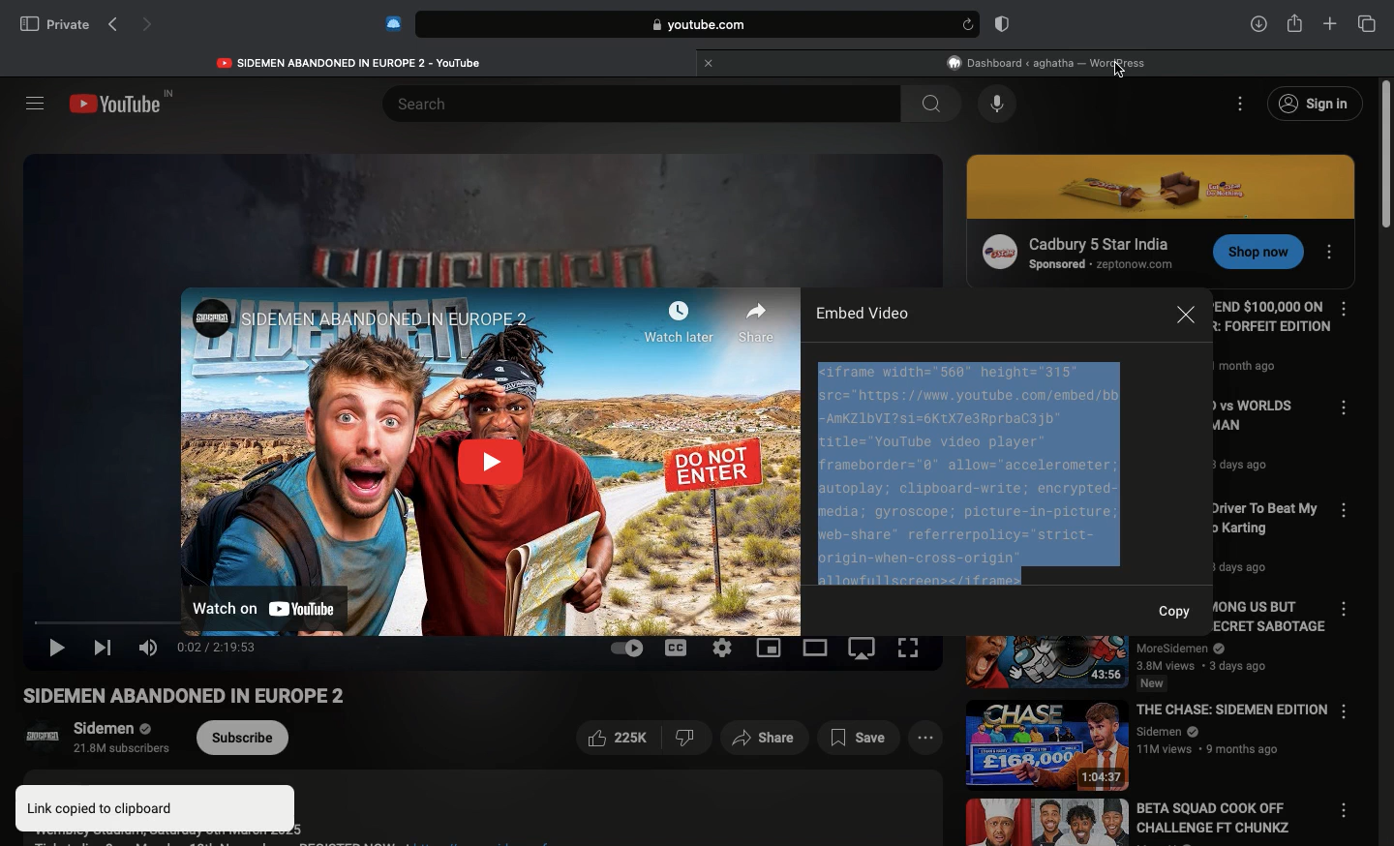 The height and width of the screenshot is (846, 1394). What do you see at coordinates (112, 25) in the screenshot?
I see `Previous page` at bounding box center [112, 25].